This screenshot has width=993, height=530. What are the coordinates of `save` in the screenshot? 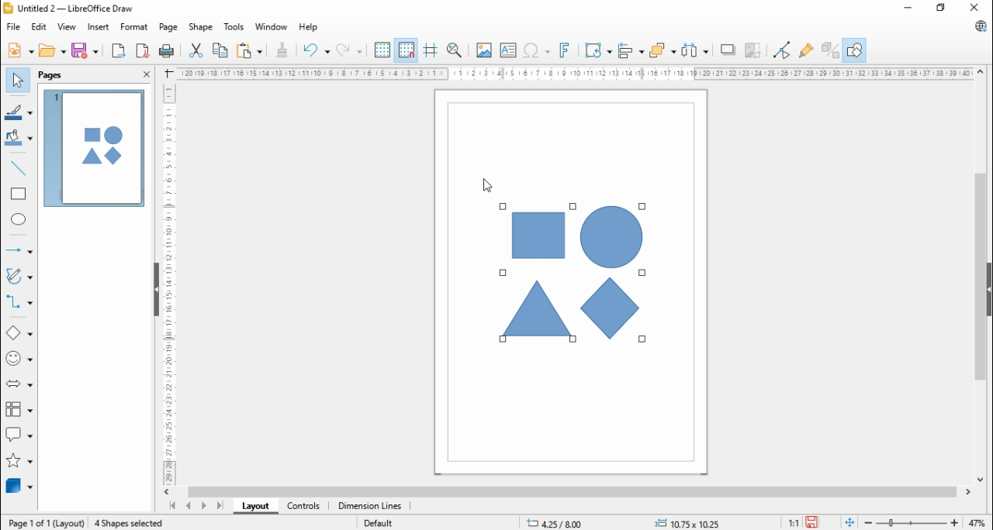 It's located at (85, 50).